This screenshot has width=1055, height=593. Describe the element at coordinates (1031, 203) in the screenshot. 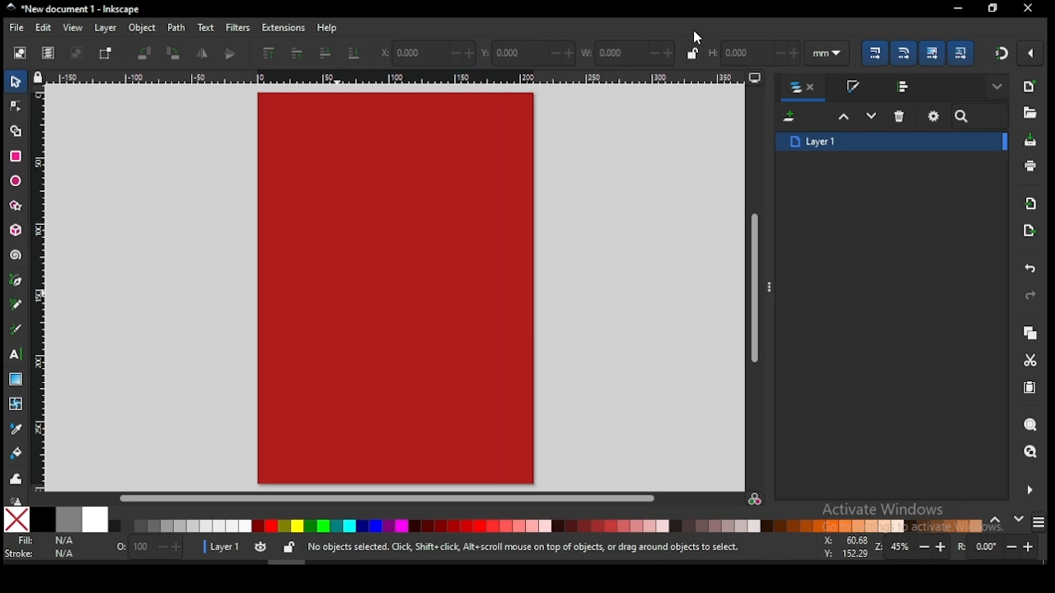

I see `import` at that location.